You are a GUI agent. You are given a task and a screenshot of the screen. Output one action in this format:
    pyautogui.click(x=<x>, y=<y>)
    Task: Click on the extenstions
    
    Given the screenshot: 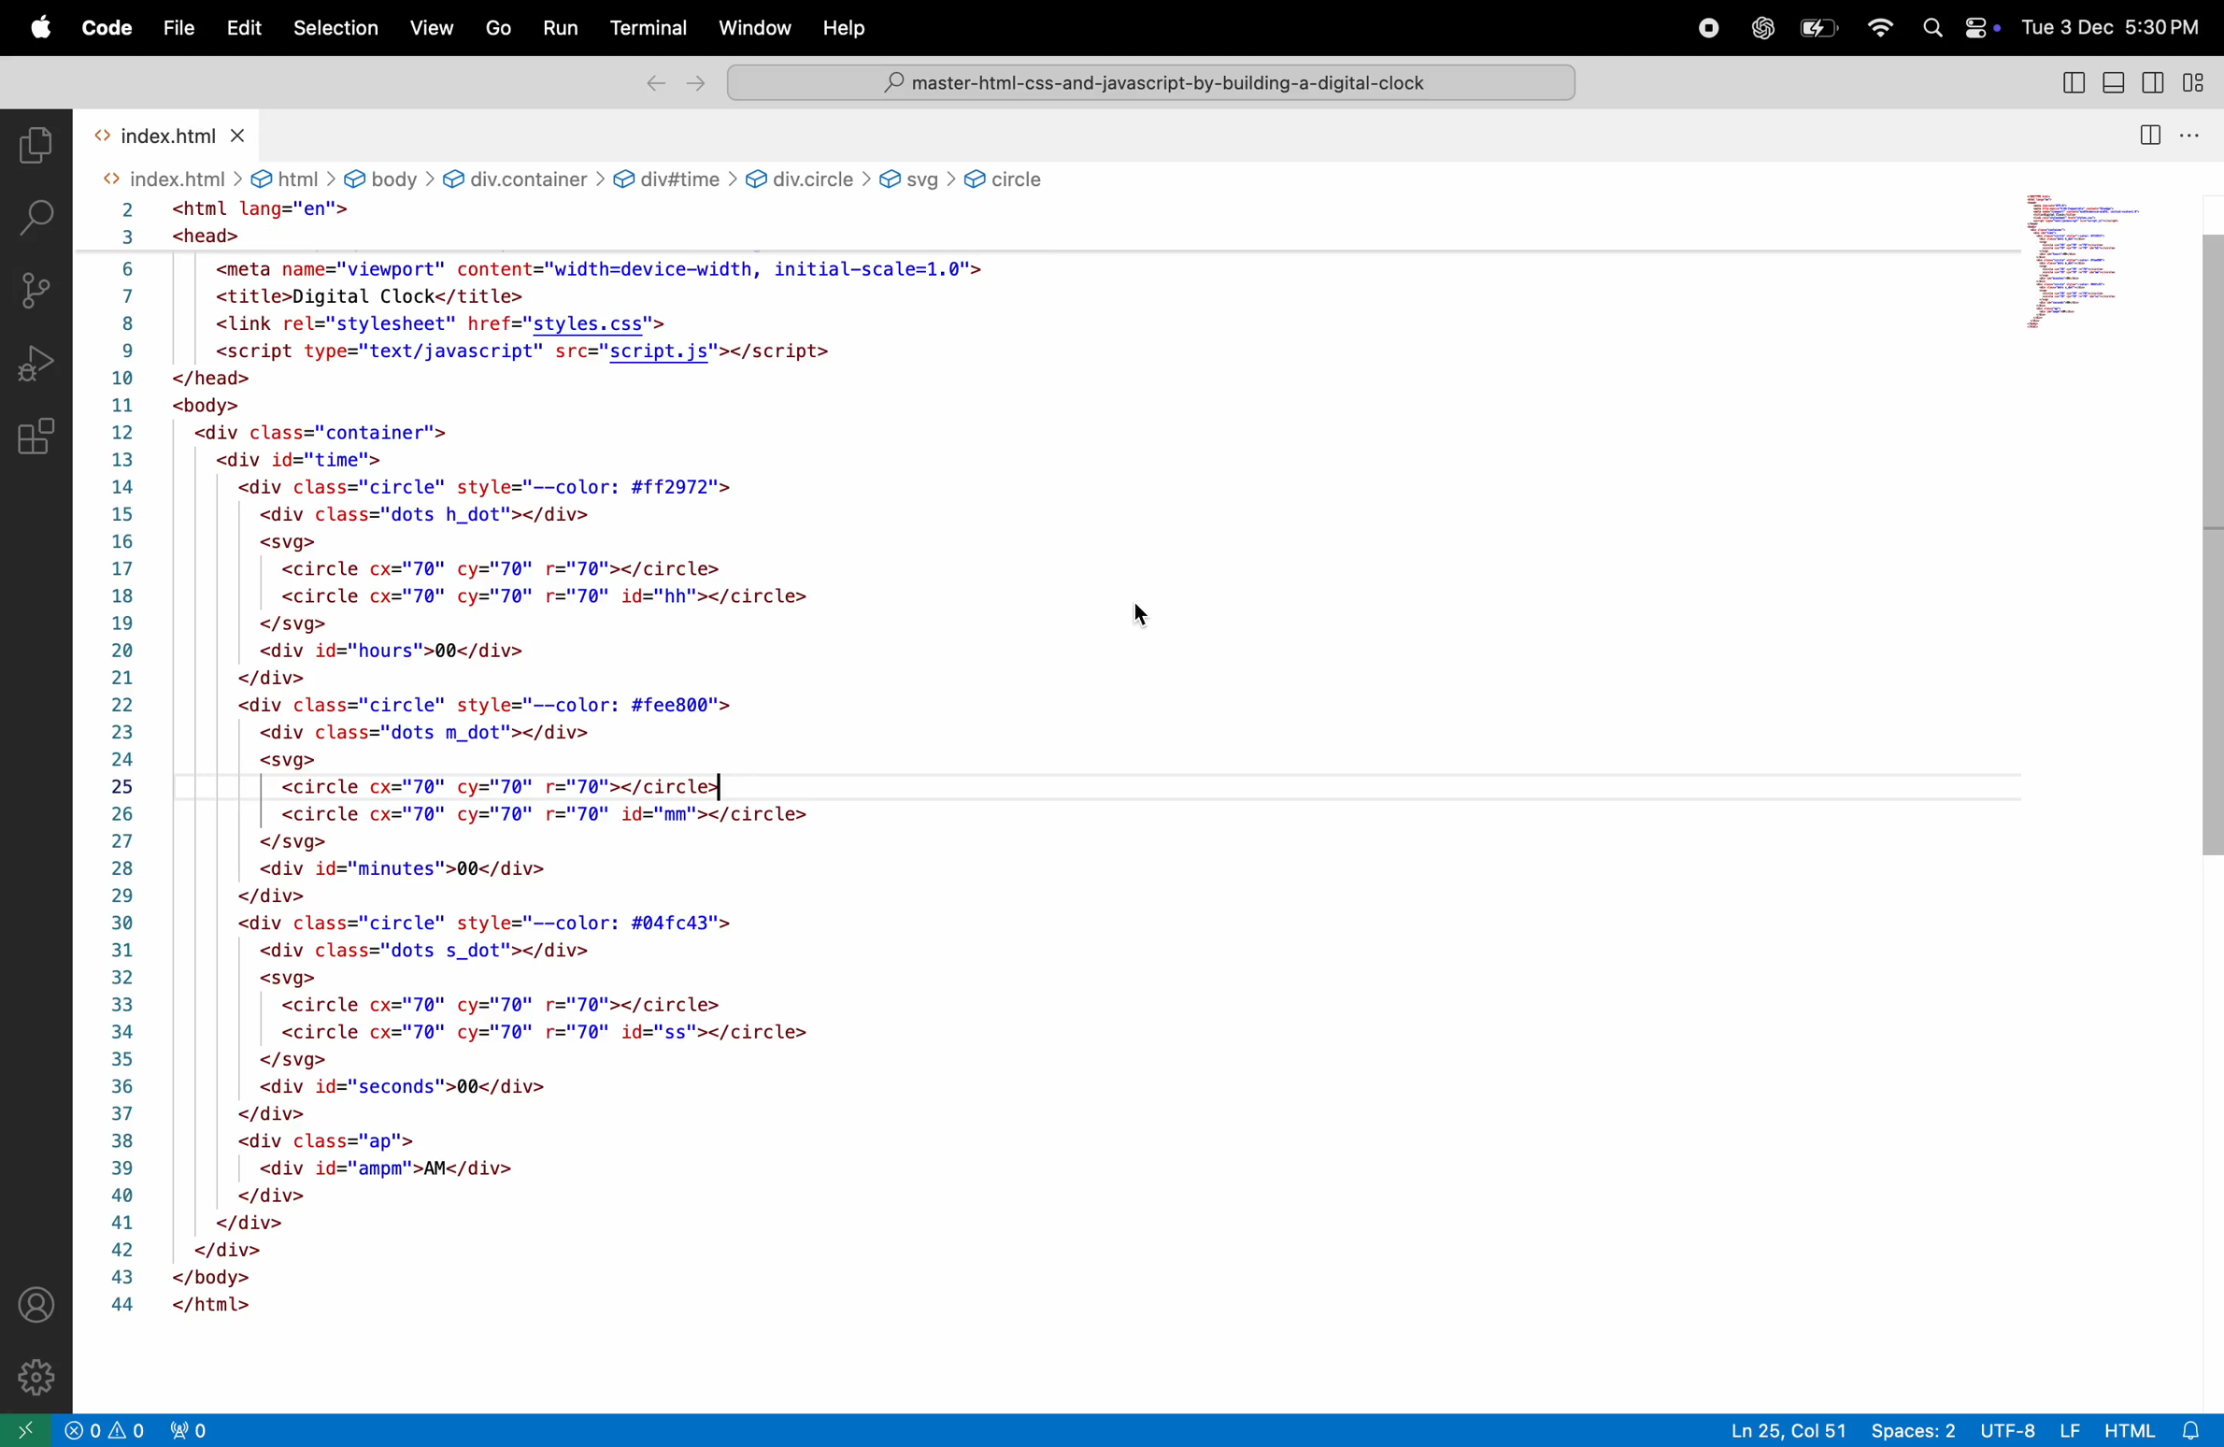 What is the action you would take?
    pyautogui.click(x=36, y=446)
    